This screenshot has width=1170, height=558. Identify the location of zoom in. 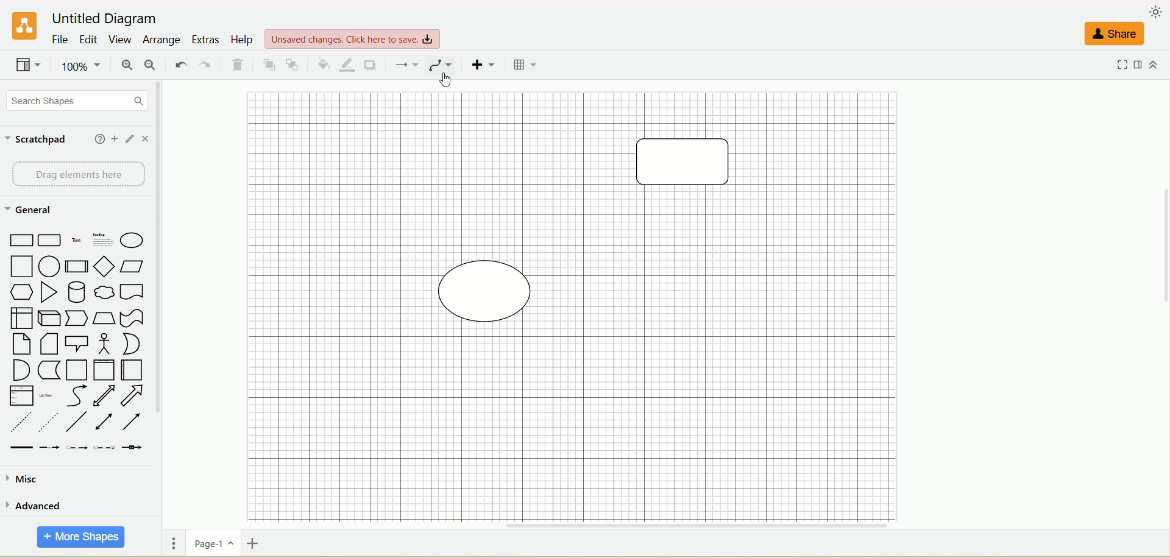
(130, 66).